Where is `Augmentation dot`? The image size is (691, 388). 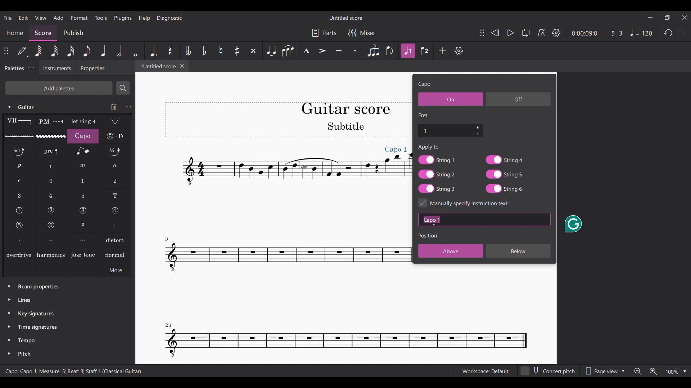 Augmentation dot is located at coordinates (153, 51).